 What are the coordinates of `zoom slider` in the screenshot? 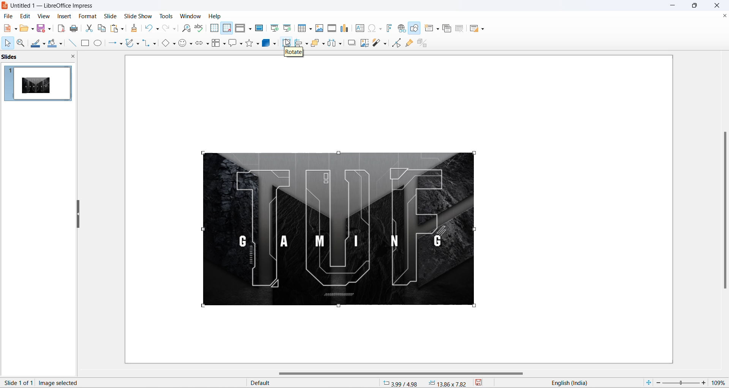 It's located at (680, 383).